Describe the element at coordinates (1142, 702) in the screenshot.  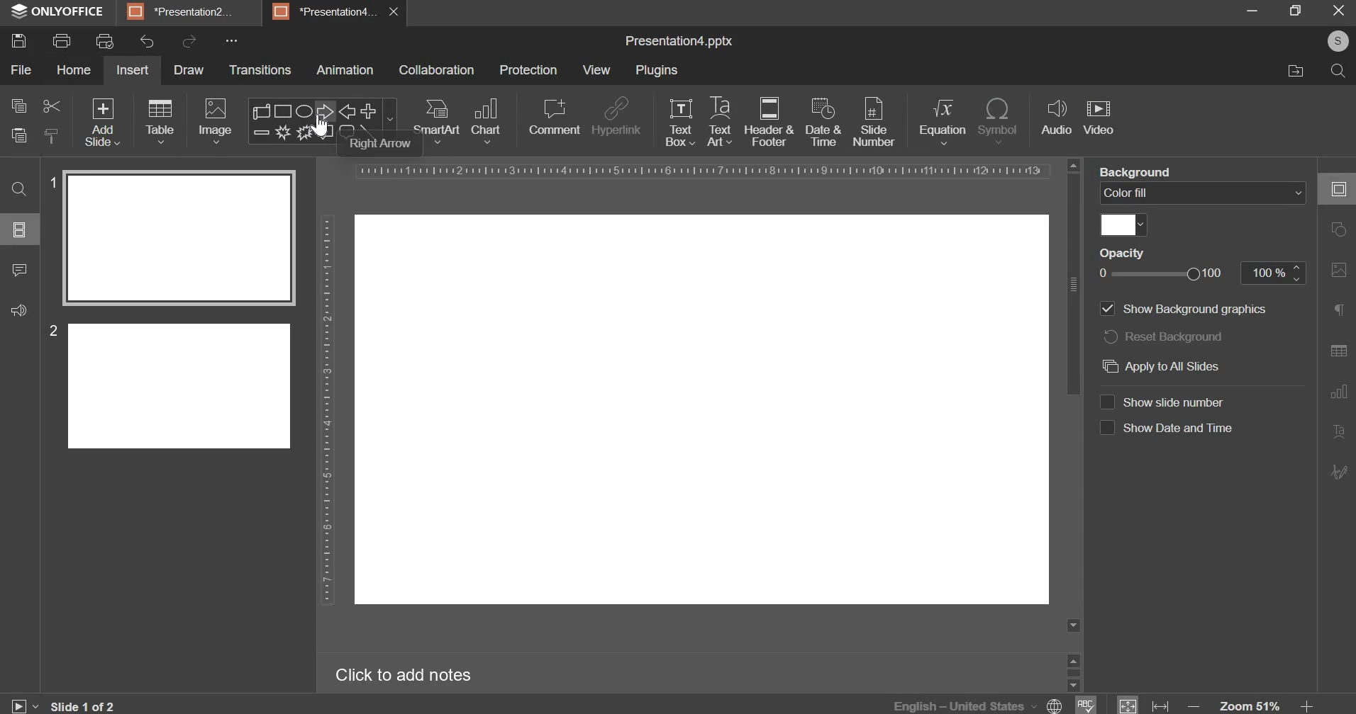
I see `fit` at that location.